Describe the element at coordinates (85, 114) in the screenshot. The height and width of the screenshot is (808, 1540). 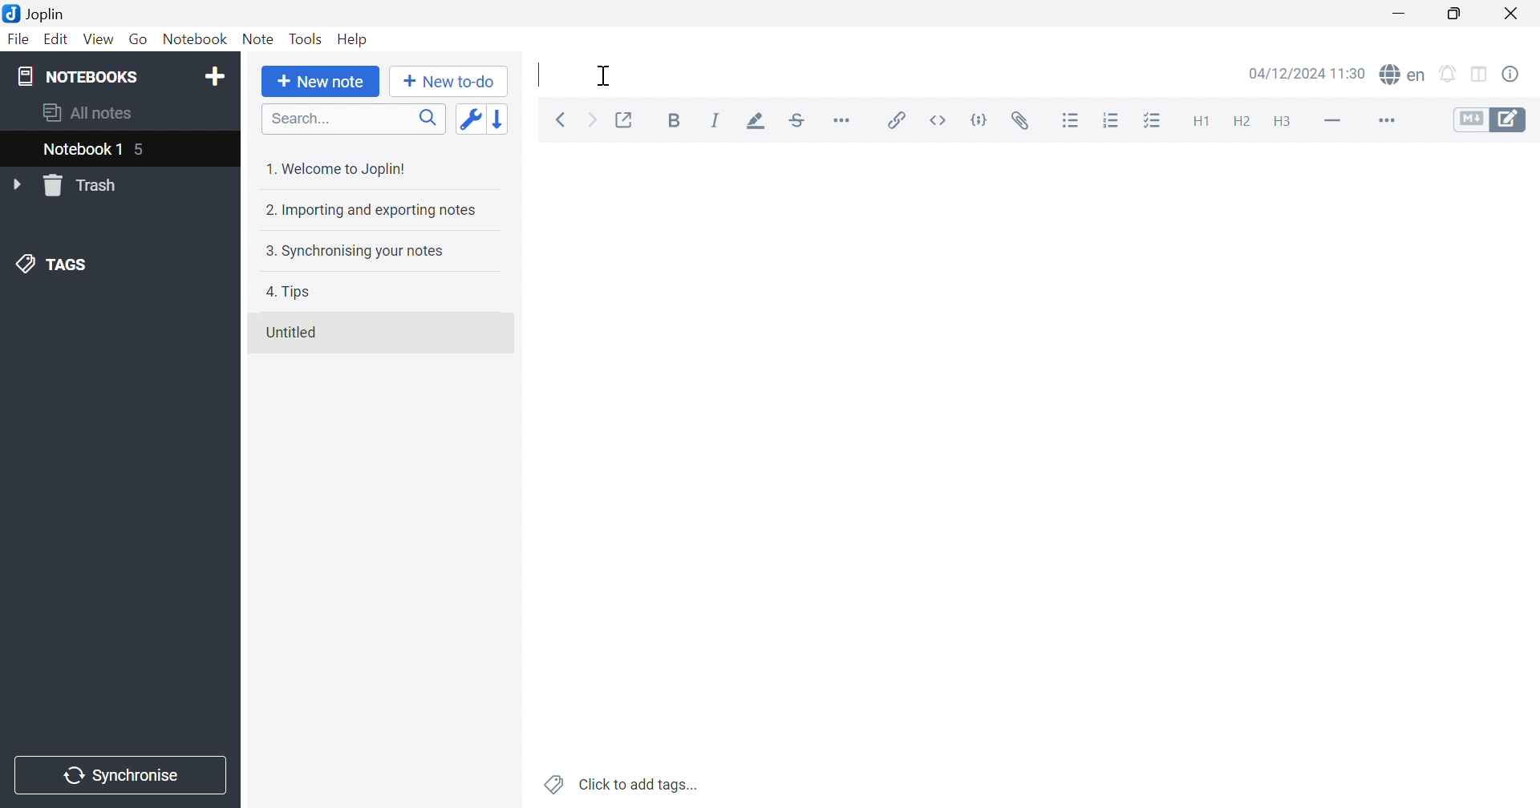
I see `All notes` at that location.